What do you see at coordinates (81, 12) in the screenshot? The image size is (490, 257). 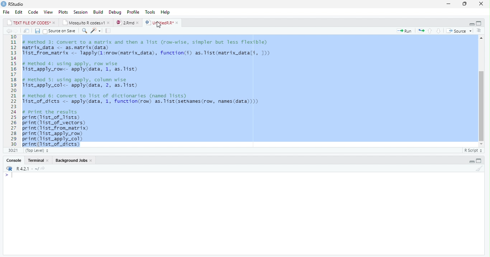 I see `Session` at bounding box center [81, 12].